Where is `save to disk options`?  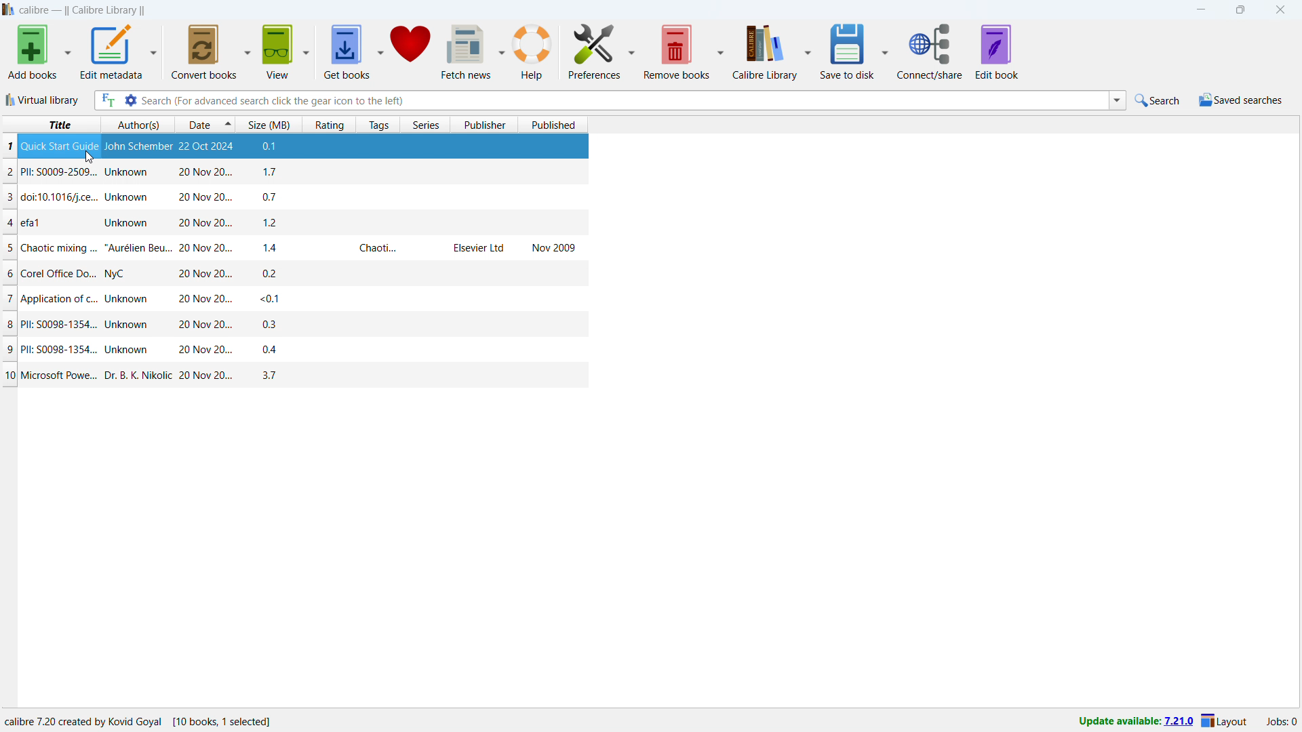 save to disk options is located at coordinates (884, 49).